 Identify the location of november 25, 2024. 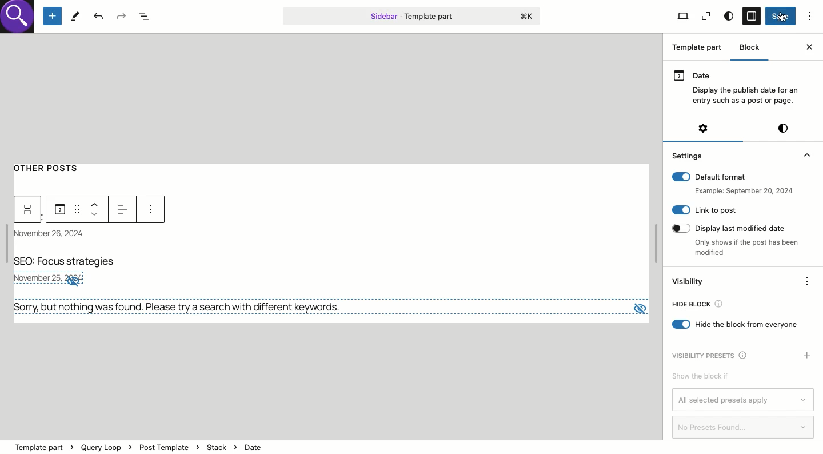
(36, 278).